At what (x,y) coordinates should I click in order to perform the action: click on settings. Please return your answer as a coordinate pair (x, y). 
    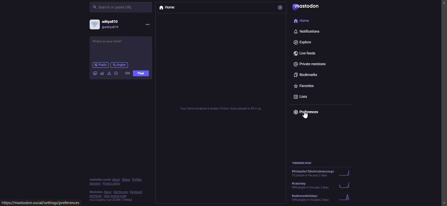
    Looking at the image, I should click on (280, 8).